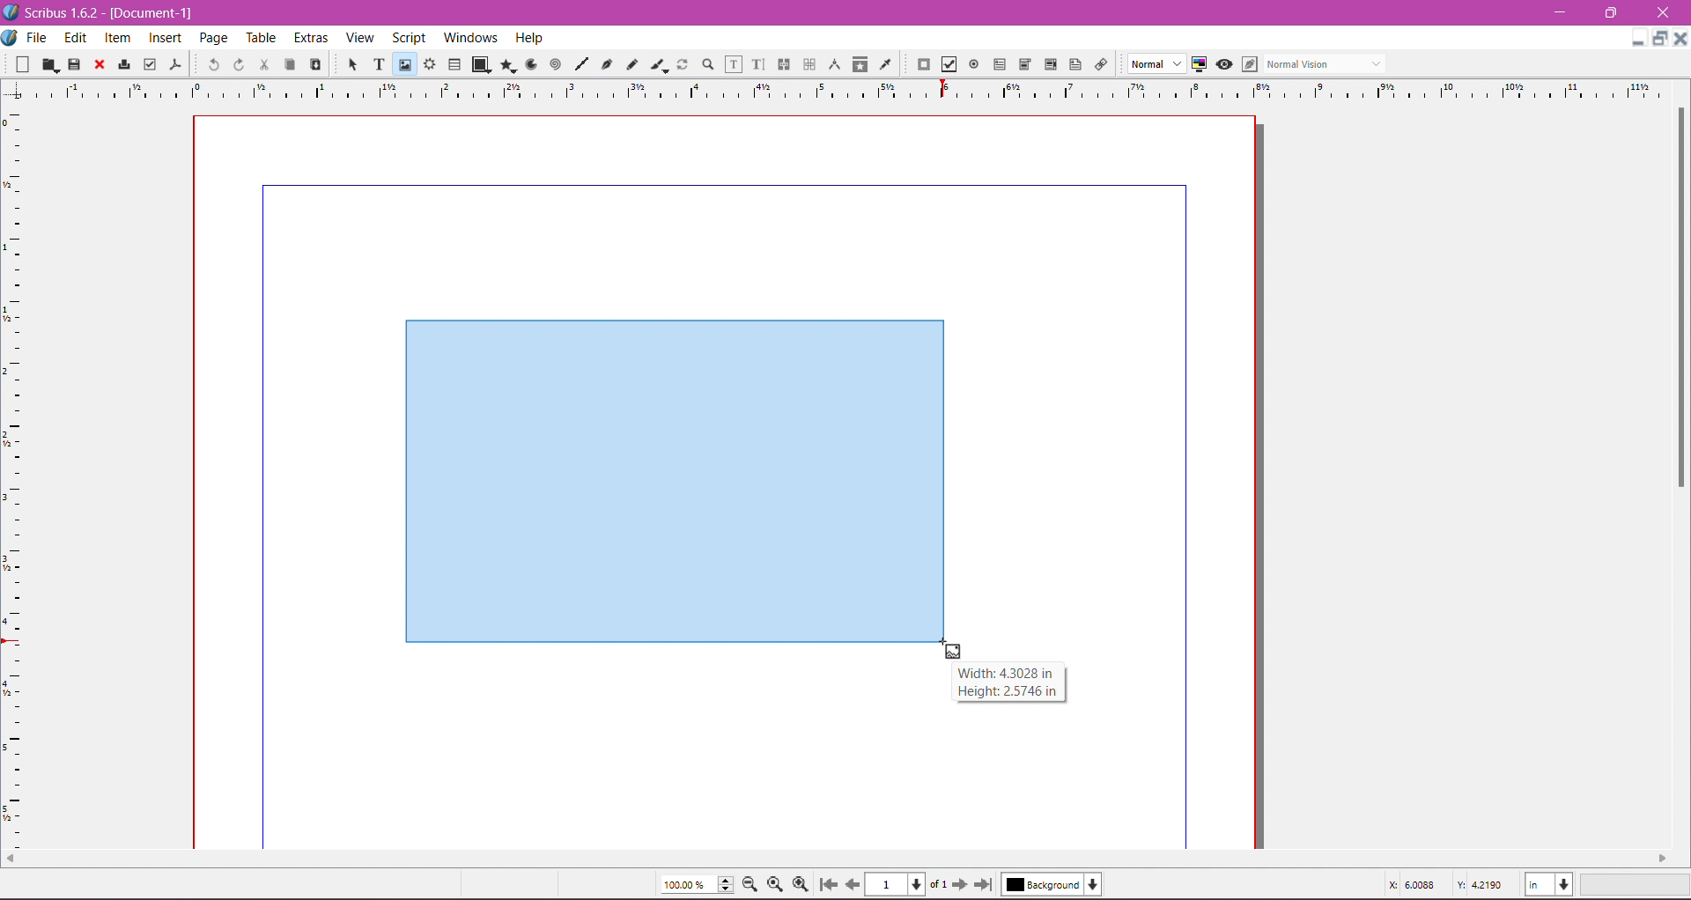 This screenshot has height=900, width=1691. What do you see at coordinates (1480, 884) in the screenshot?
I see `Cursor Coordinate - Y ` at bounding box center [1480, 884].